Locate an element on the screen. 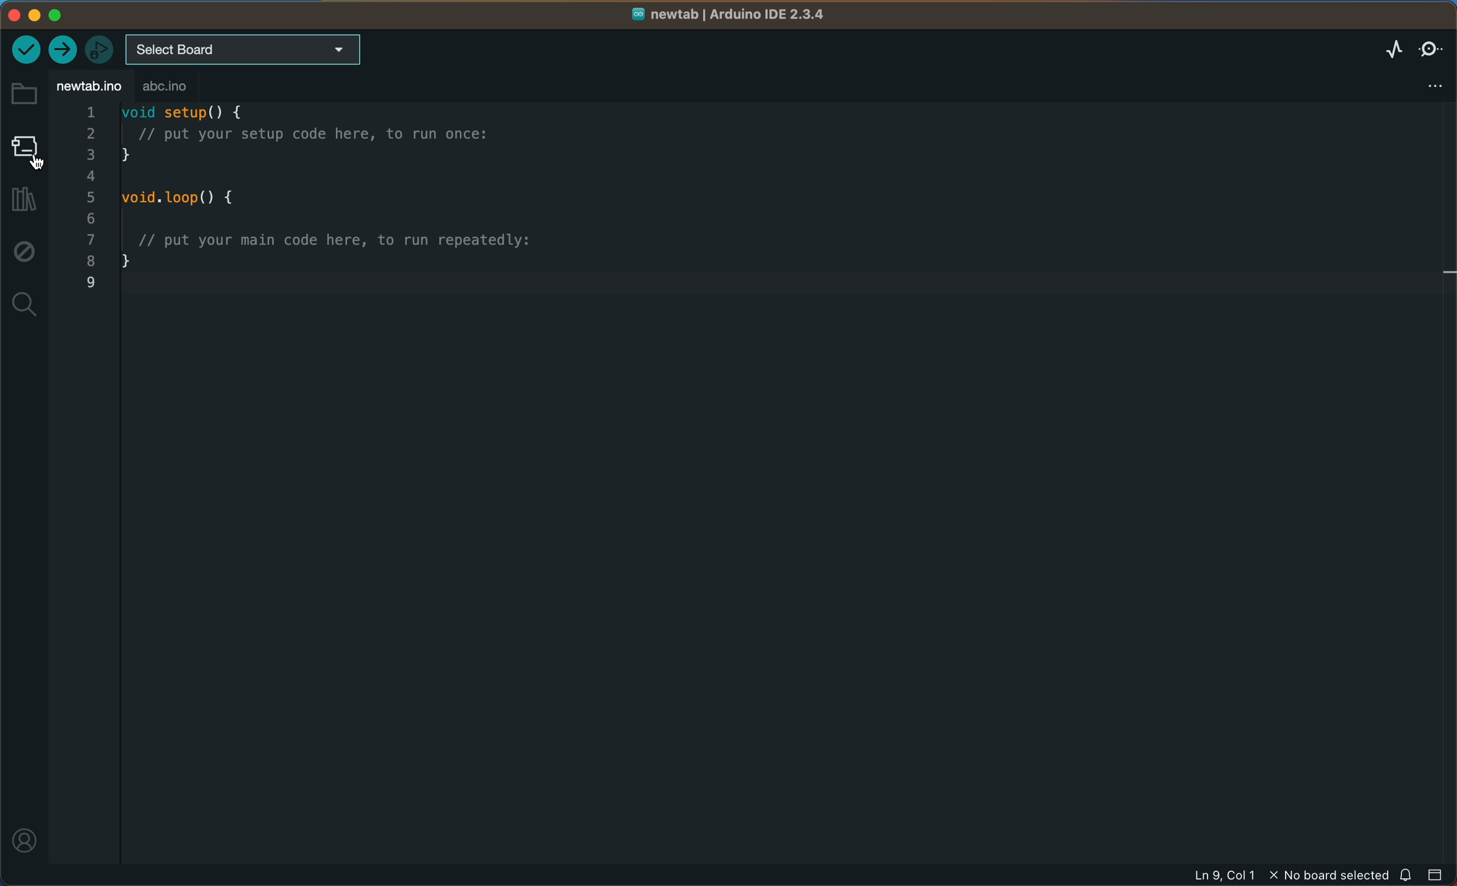 This screenshot has width=1457, height=886. folder is located at coordinates (24, 95).